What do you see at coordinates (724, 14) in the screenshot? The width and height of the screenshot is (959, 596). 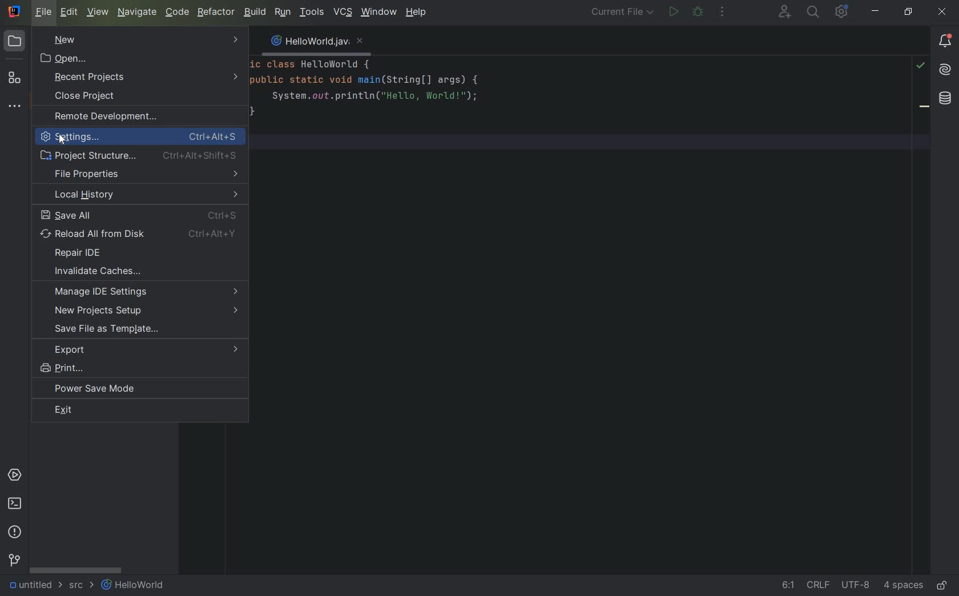 I see `more actions` at bounding box center [724, 14].